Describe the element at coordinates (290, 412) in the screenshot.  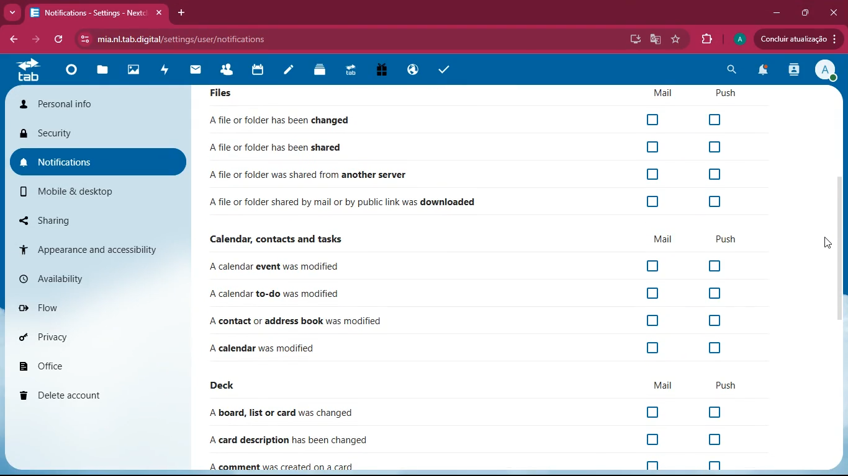
I see `board` at that location.